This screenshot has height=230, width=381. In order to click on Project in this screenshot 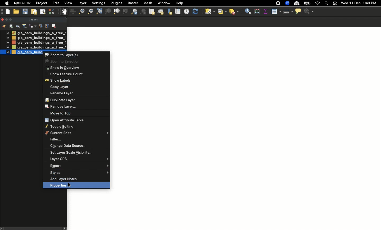, I will do `click(42, 3)`.